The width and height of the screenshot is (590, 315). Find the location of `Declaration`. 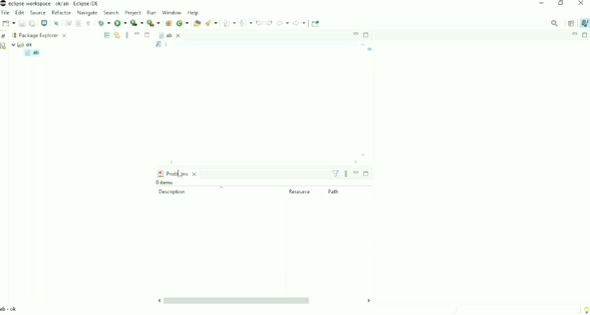

Declaration is located at coordinates (5, 47).